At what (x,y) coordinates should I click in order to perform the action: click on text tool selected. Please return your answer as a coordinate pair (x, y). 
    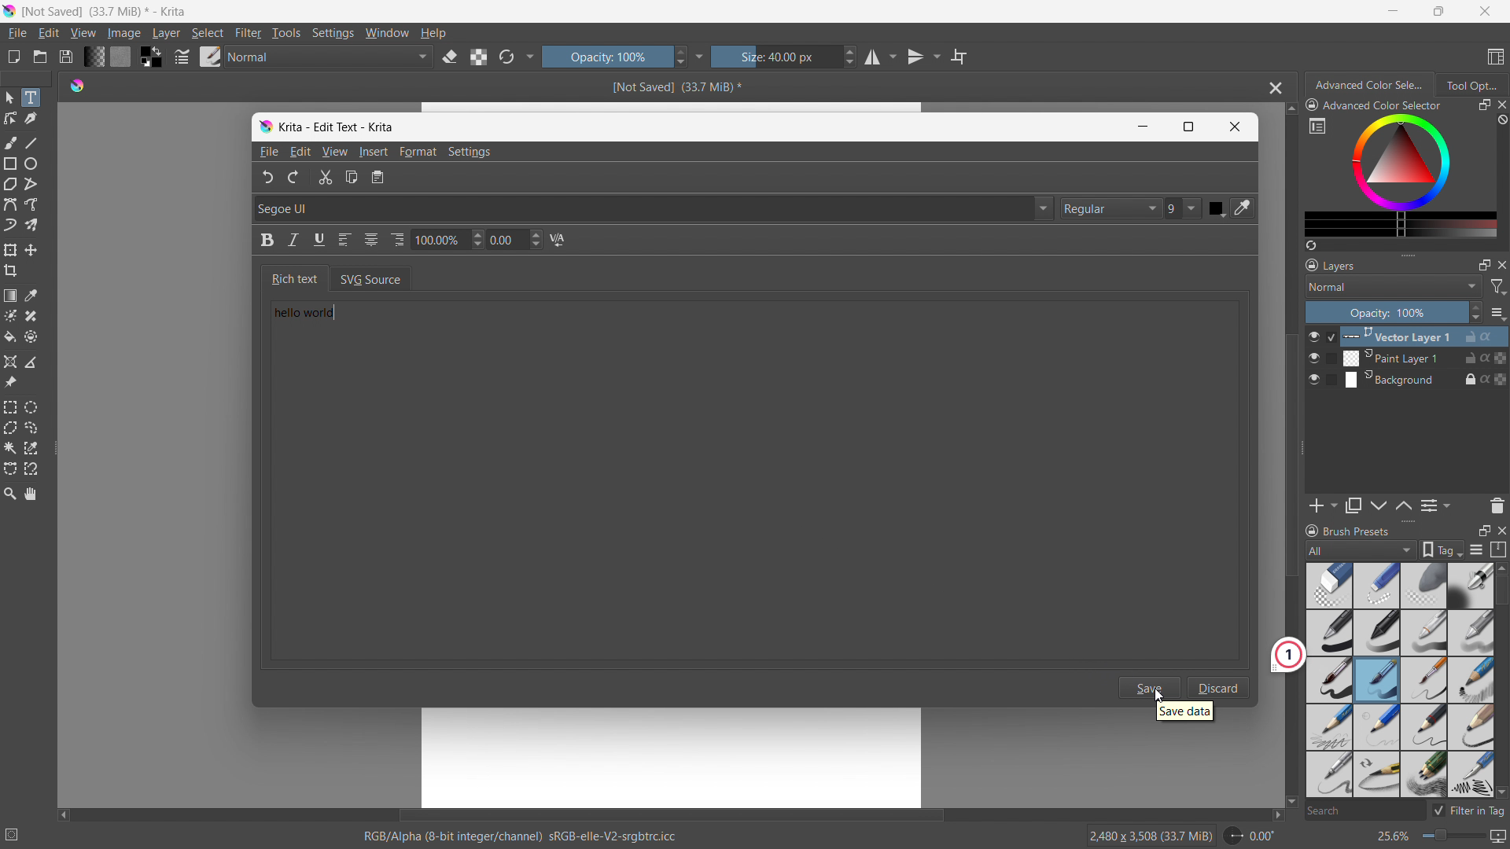
    Looking at the image, I should click on (30, 97).